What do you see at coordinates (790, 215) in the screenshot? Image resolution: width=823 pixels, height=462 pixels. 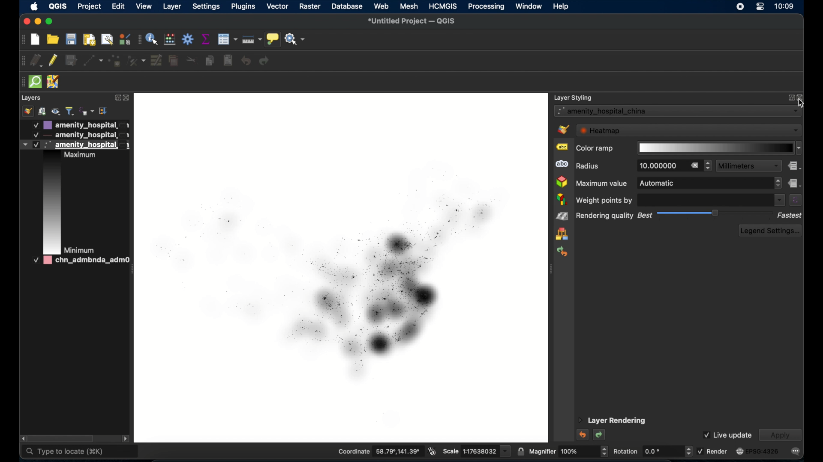 I see `fastest` at bounding box center [790, 215].